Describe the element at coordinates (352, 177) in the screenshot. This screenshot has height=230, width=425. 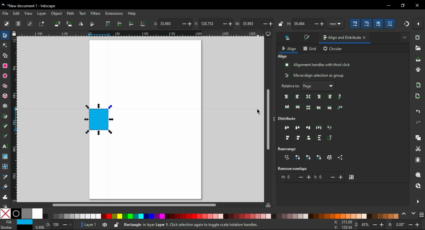
I see `move objects as little as possible so that their bounding boxes do not overlap` at that location.